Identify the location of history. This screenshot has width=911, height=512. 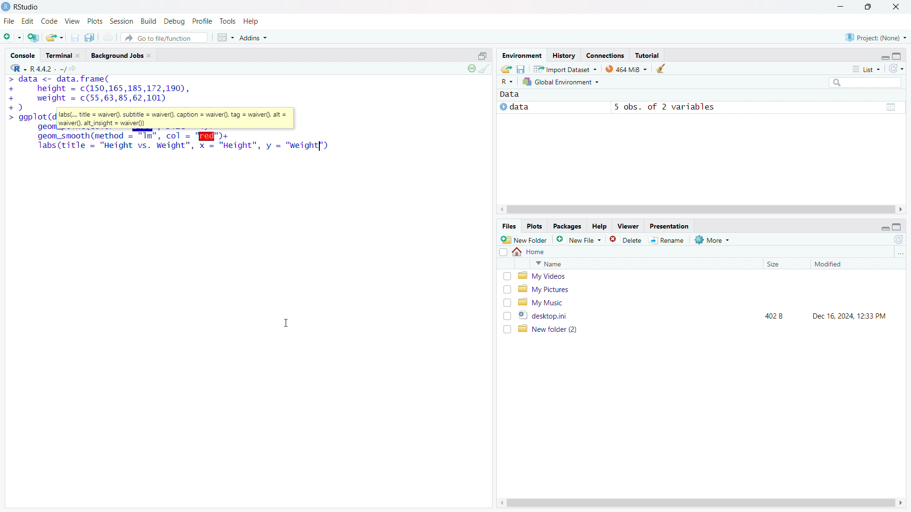
(564, 55).